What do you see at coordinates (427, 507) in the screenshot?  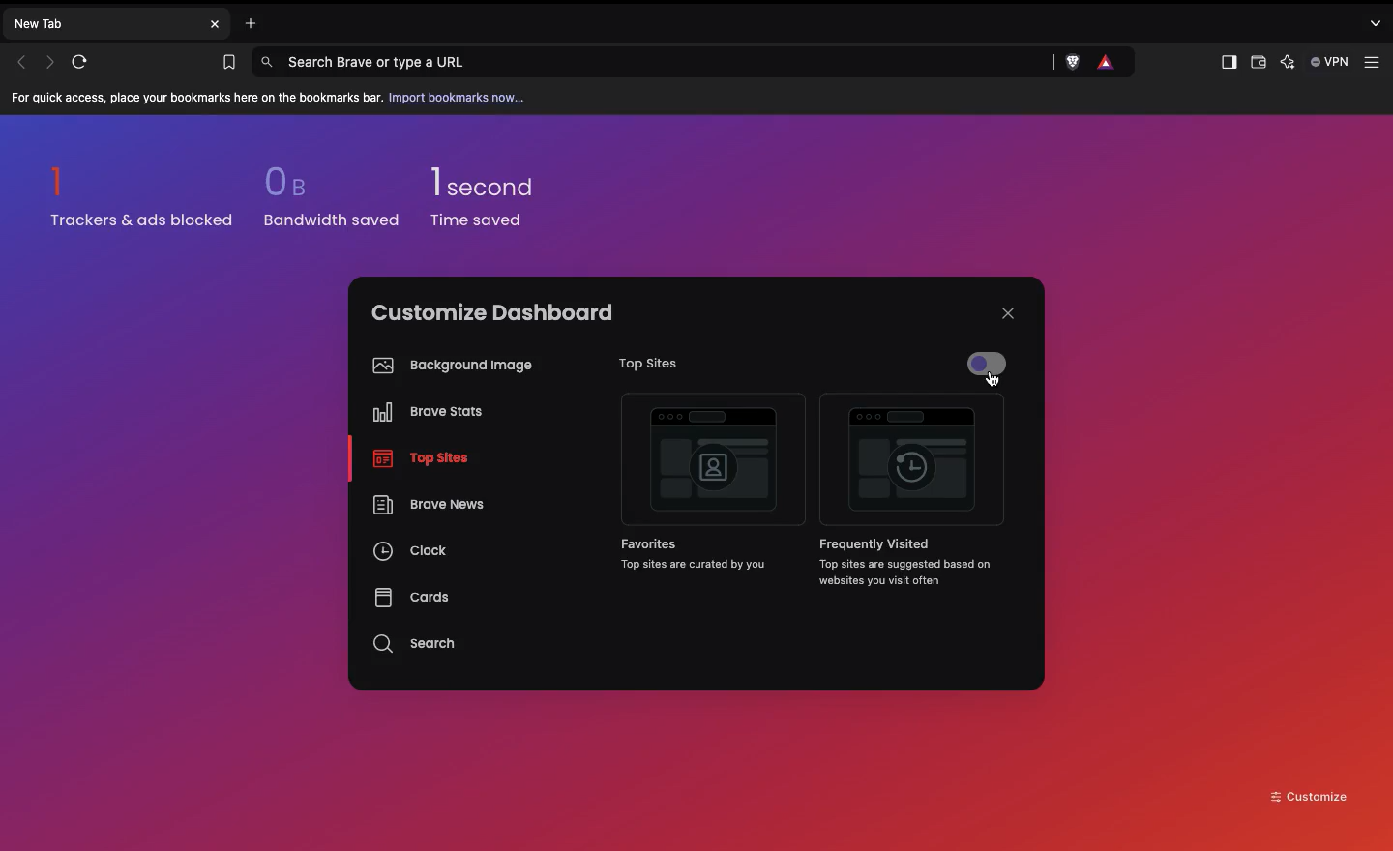 I see `Brave news` at bounding box center [427, 507].